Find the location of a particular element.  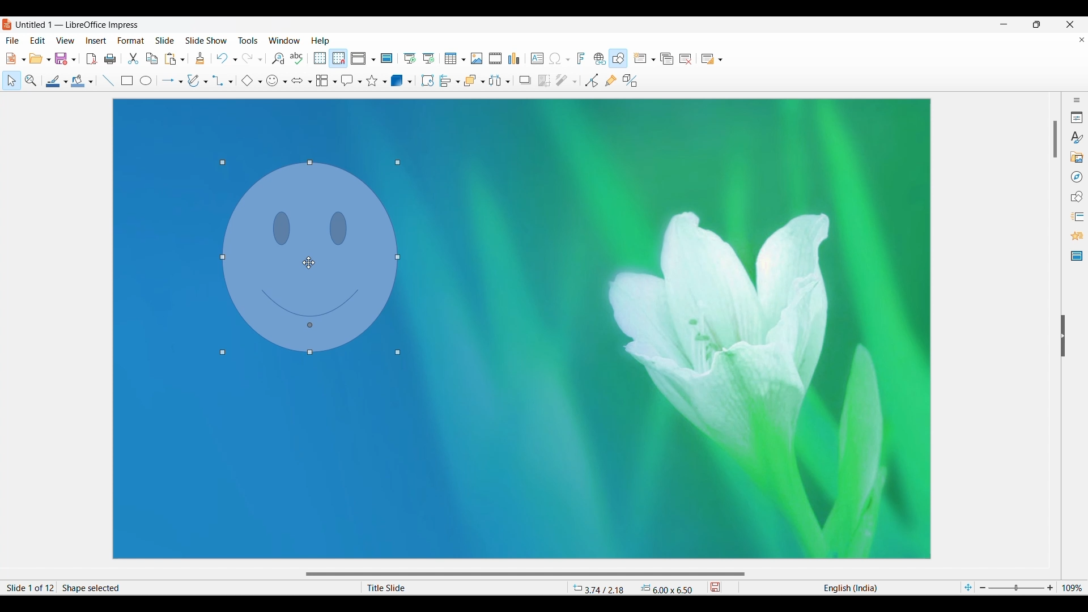

Paste is located at coordinates (171, 59).